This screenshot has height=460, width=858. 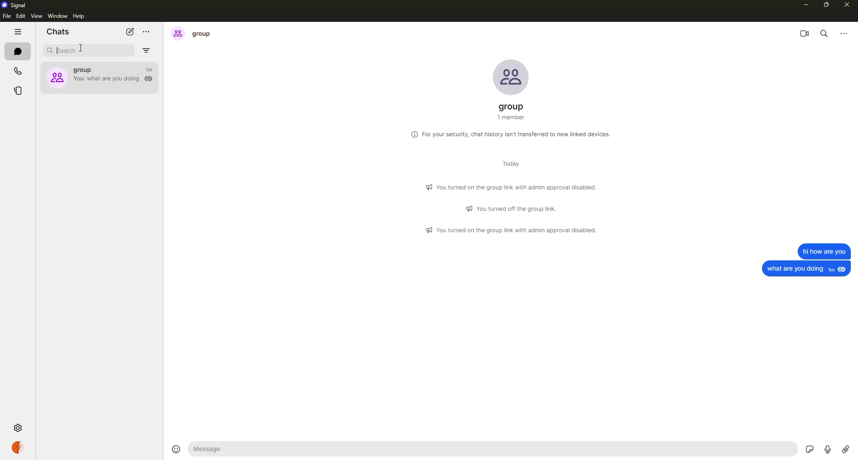 What do you see at coordinates (513, 186) in the screenshot?
I see `info` at bounding box center [513, 186].